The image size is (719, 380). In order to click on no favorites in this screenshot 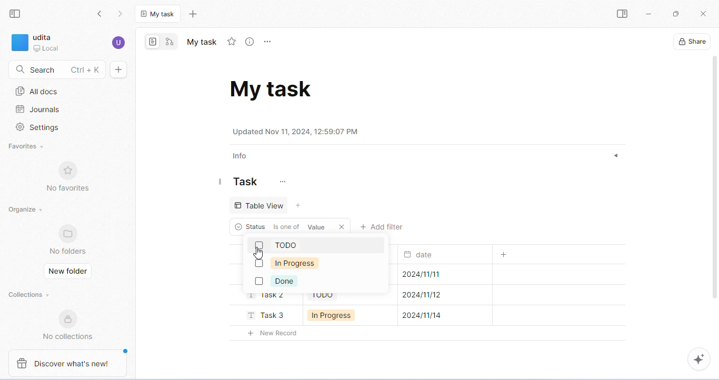, I will do `click(67, 189)`.